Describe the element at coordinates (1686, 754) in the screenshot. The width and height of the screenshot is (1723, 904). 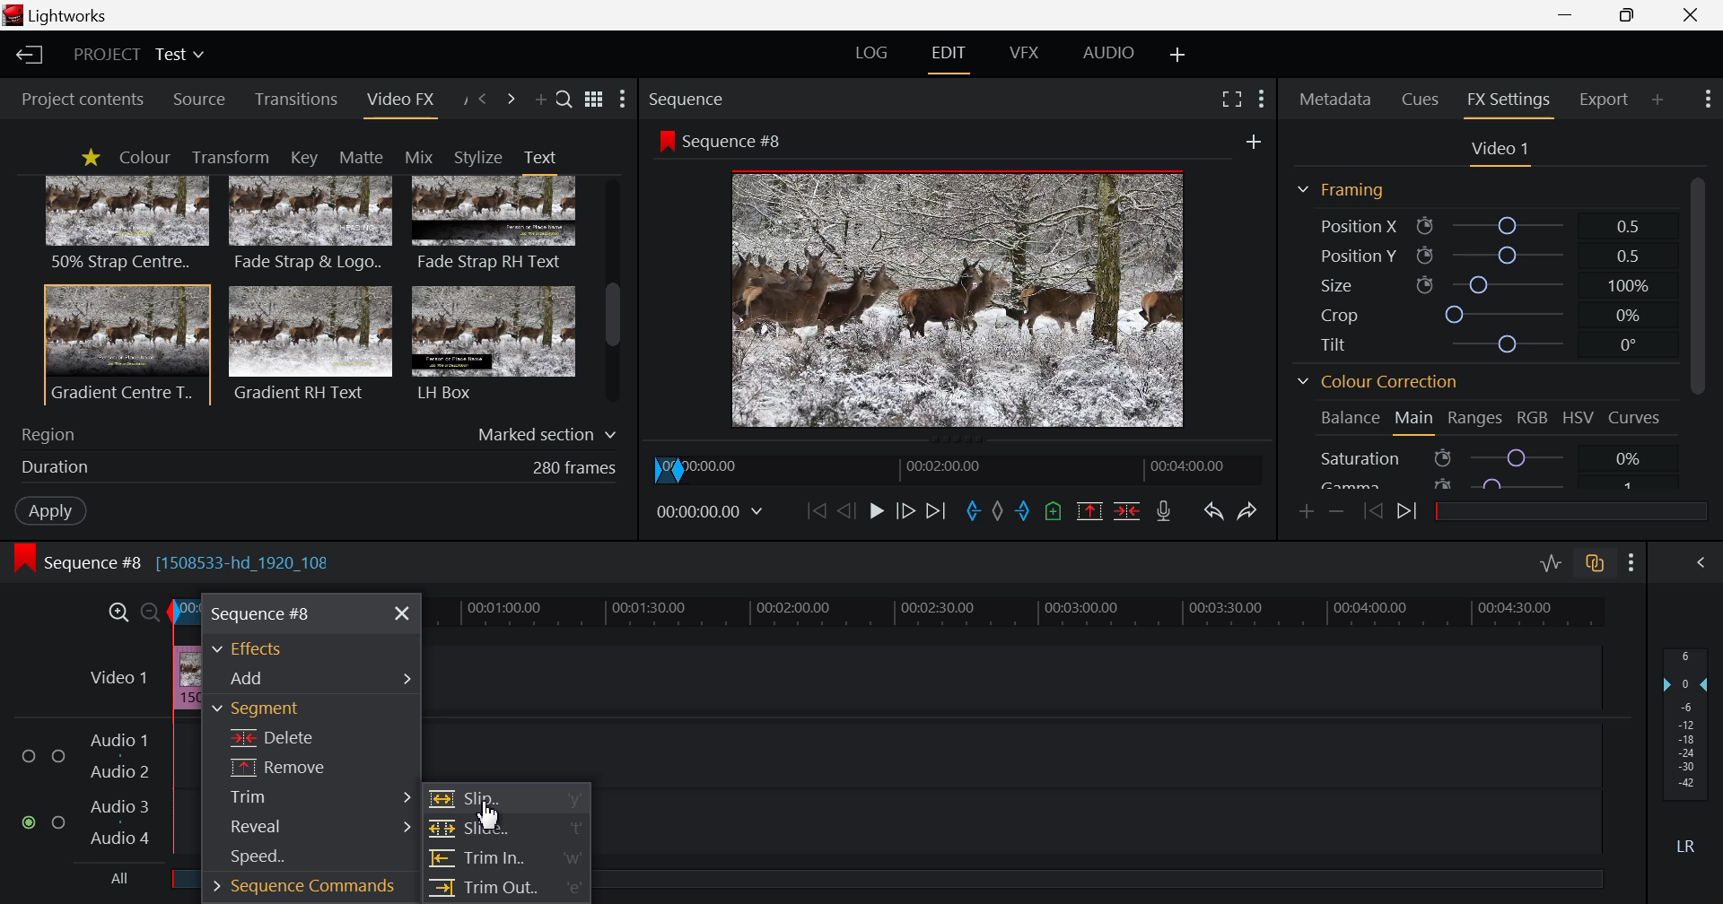
I see `Decibel Level` at that location.